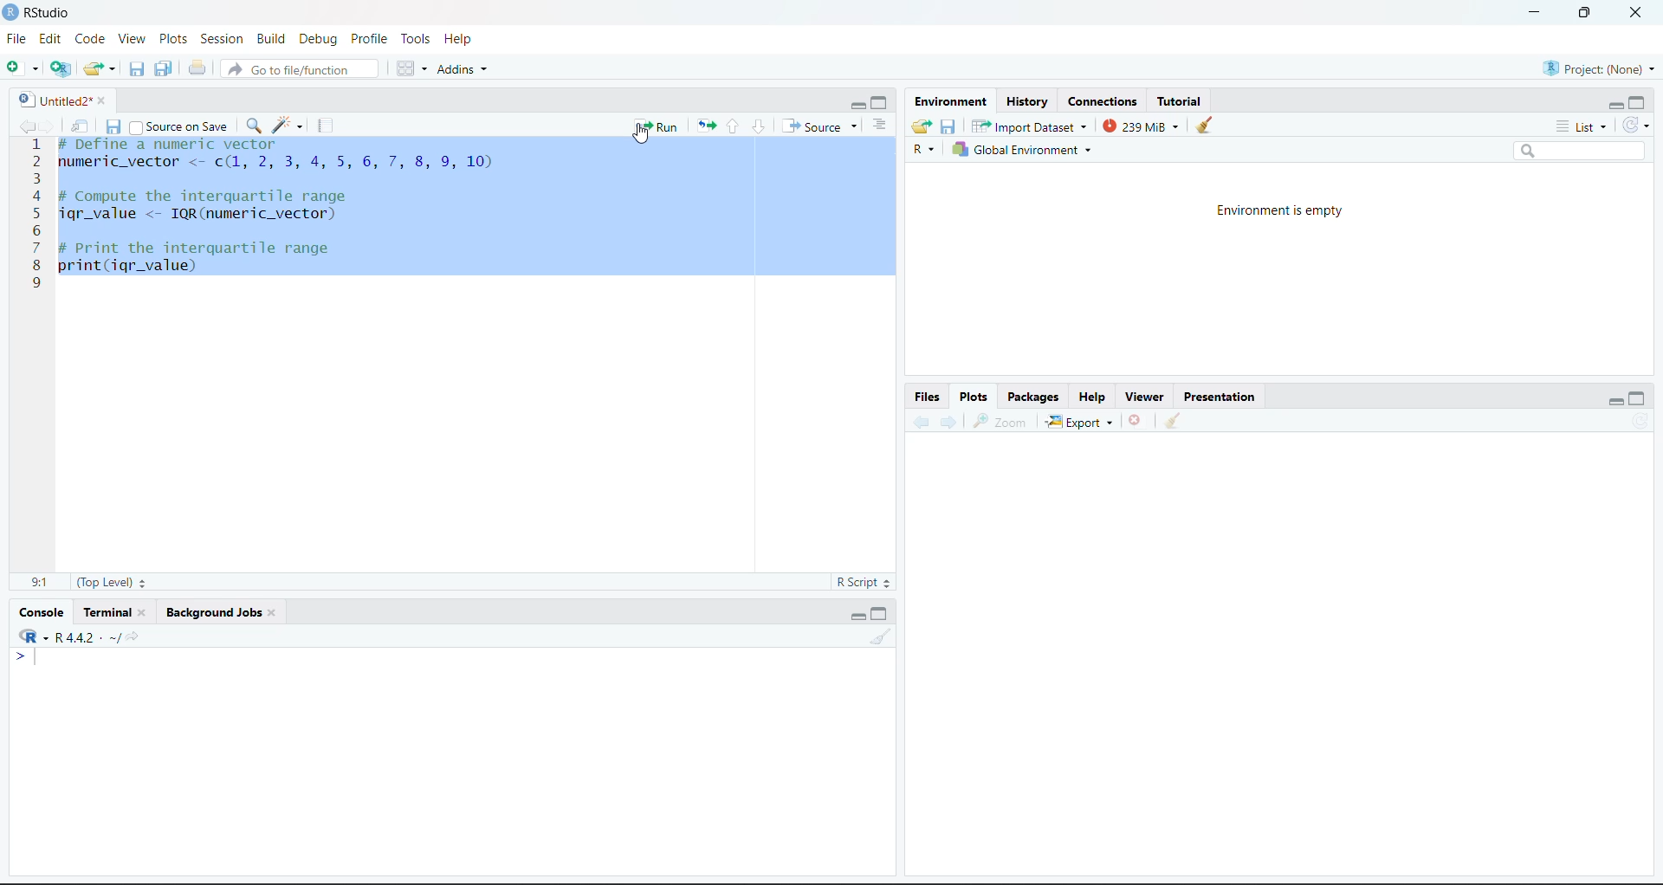  I want to click on Zoom, so click(1006, 422).